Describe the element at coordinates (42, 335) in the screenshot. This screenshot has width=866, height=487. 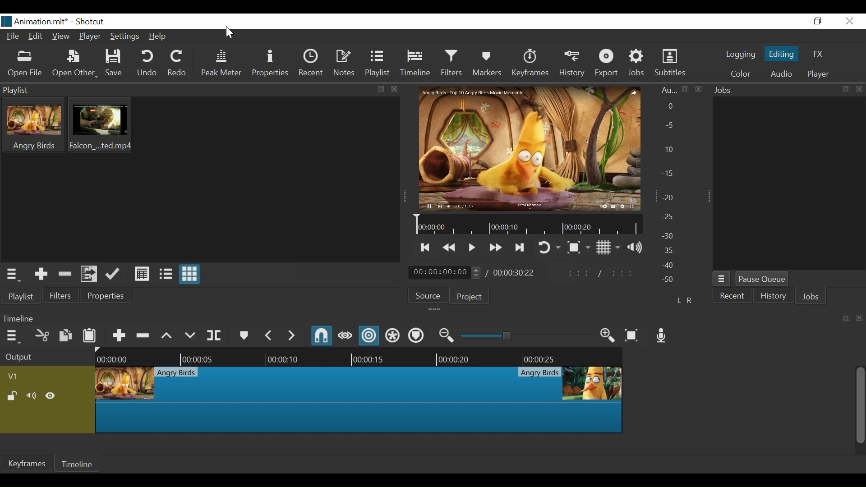
I see `Cut` at that location.